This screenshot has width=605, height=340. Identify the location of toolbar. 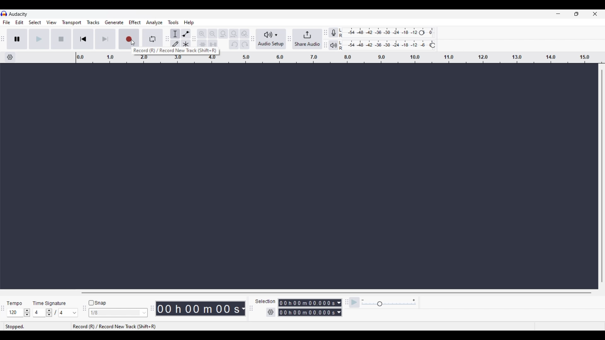
(290, 39).